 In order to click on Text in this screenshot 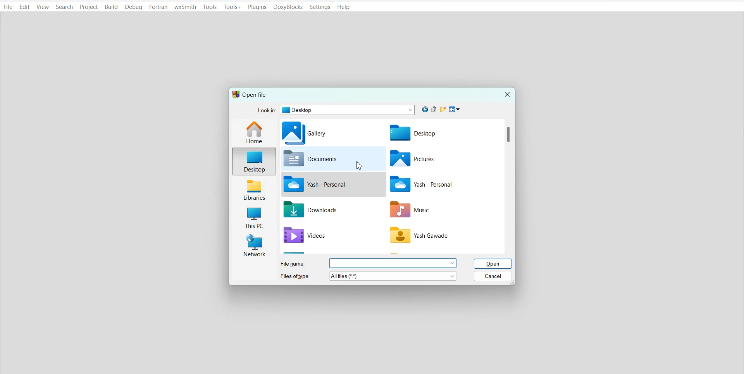, I will do `click(251, 94)`.